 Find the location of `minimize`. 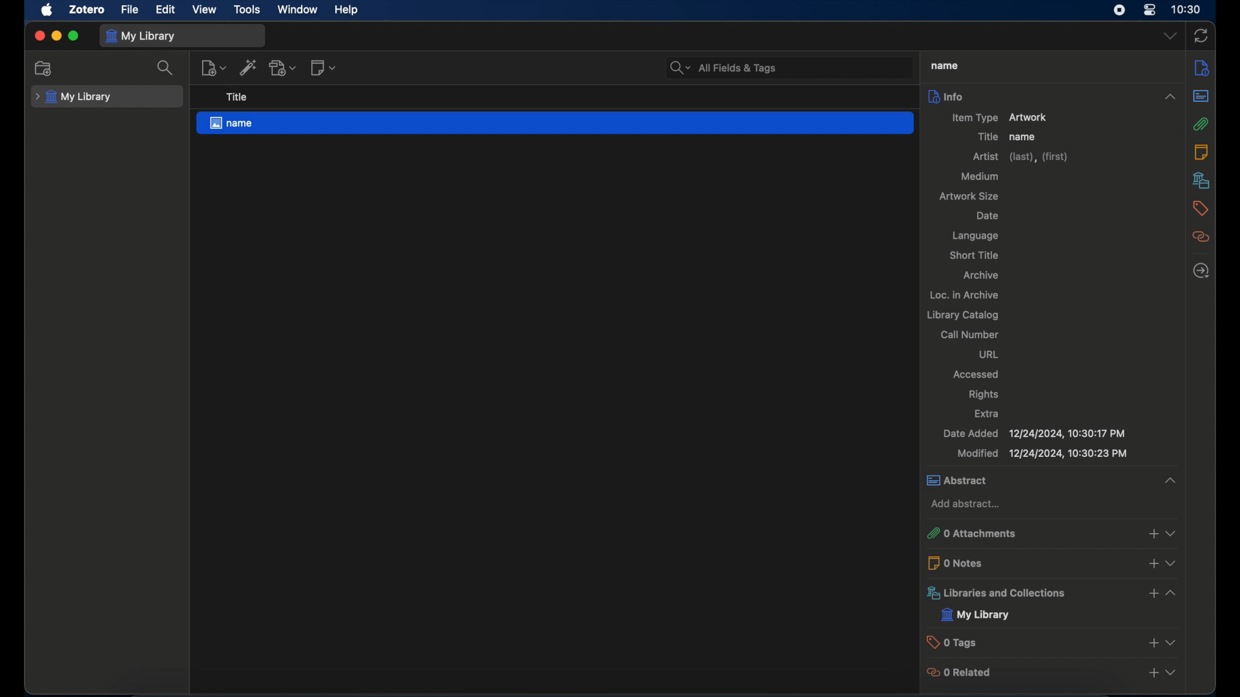

minimize is located at coordinates (56, 35).